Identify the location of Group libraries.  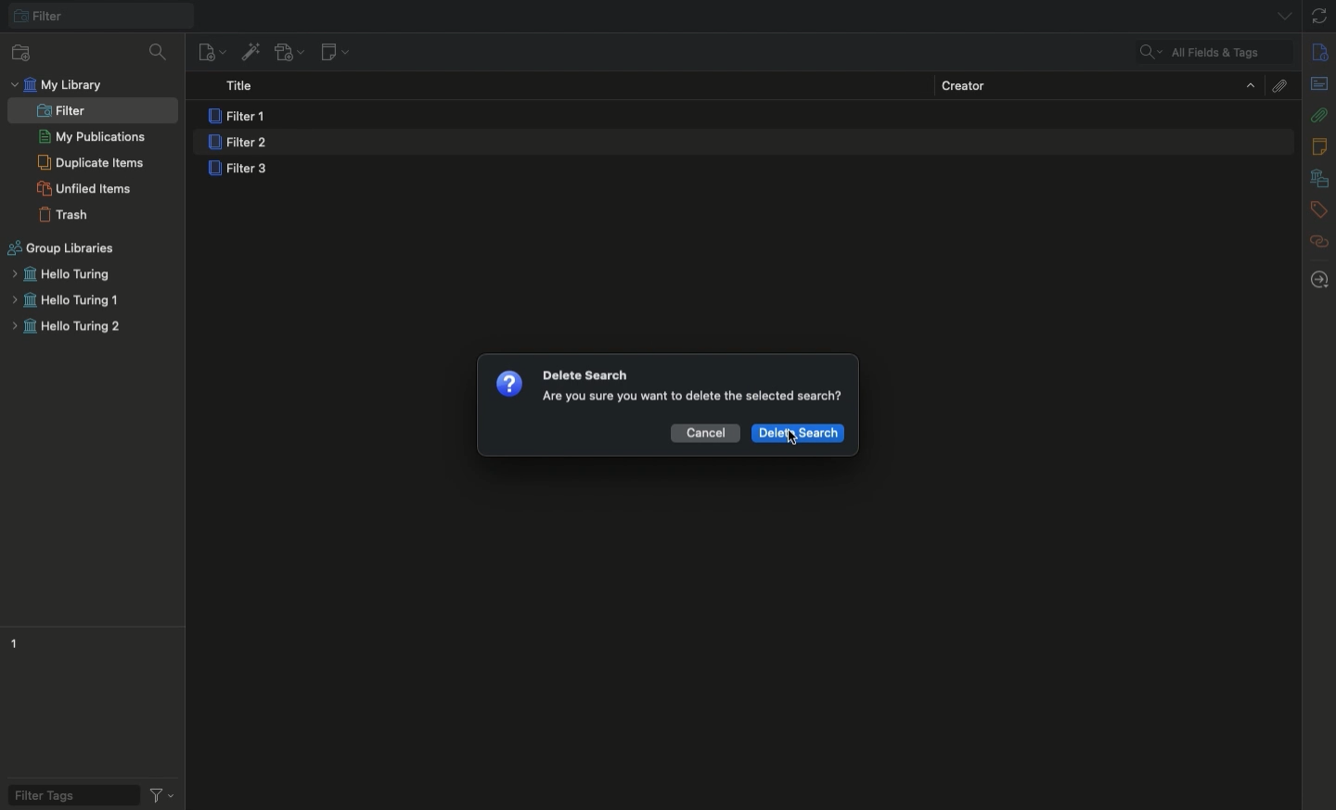
(62, 248).